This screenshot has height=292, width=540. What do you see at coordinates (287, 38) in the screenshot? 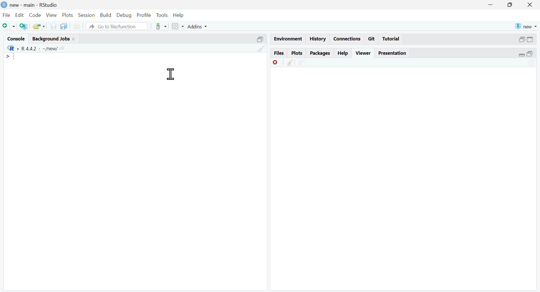
I see `enviornment` at bounding box center [287, 38].